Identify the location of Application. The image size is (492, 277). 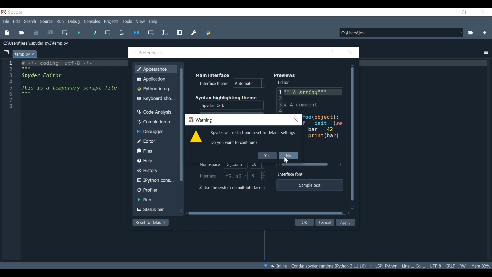
(156, 79).